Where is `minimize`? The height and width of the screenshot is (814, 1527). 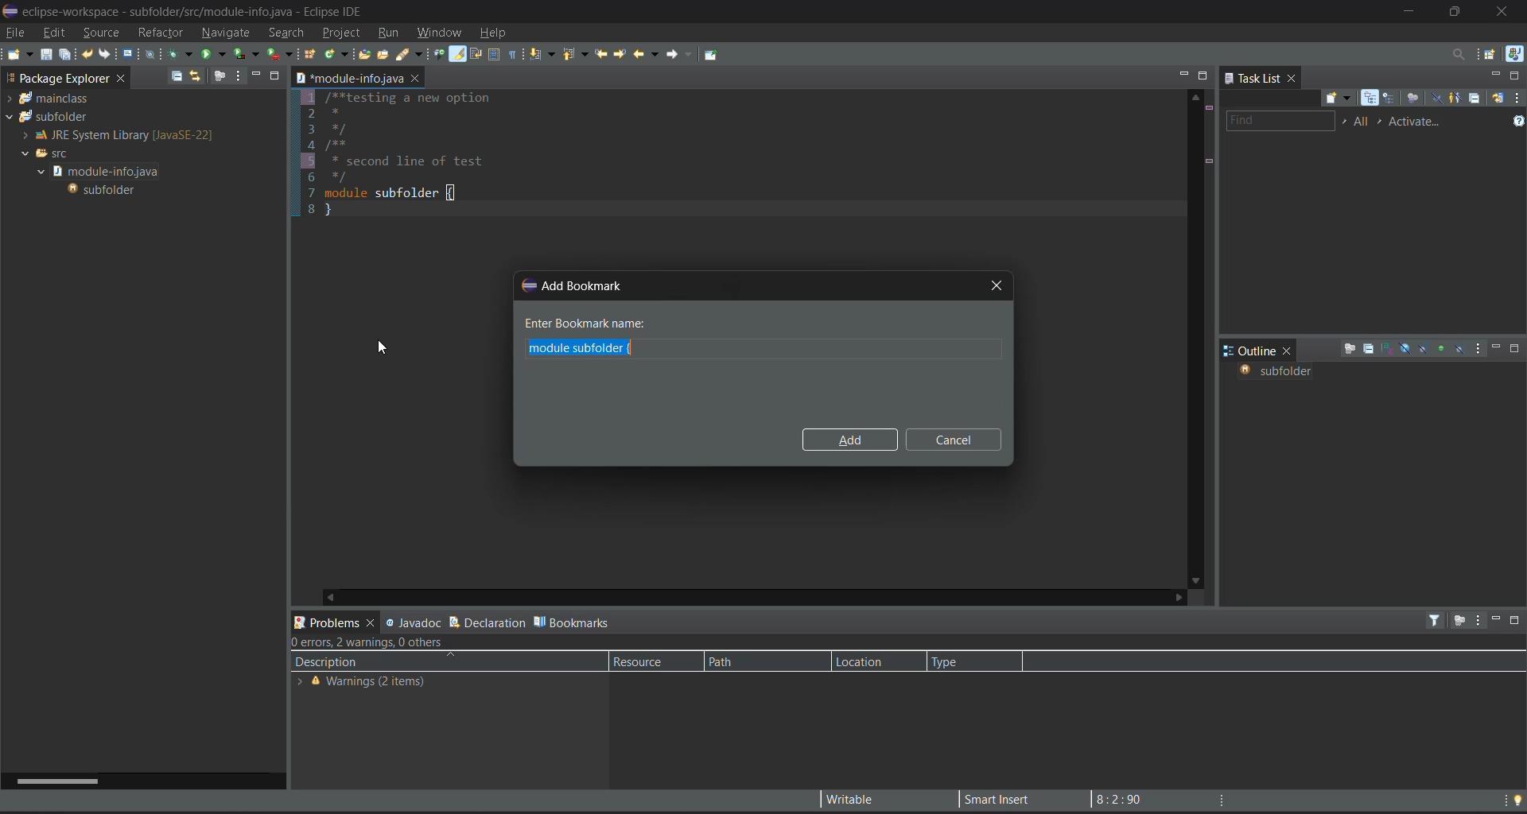 minimize is located at coordinates (1410, 10).